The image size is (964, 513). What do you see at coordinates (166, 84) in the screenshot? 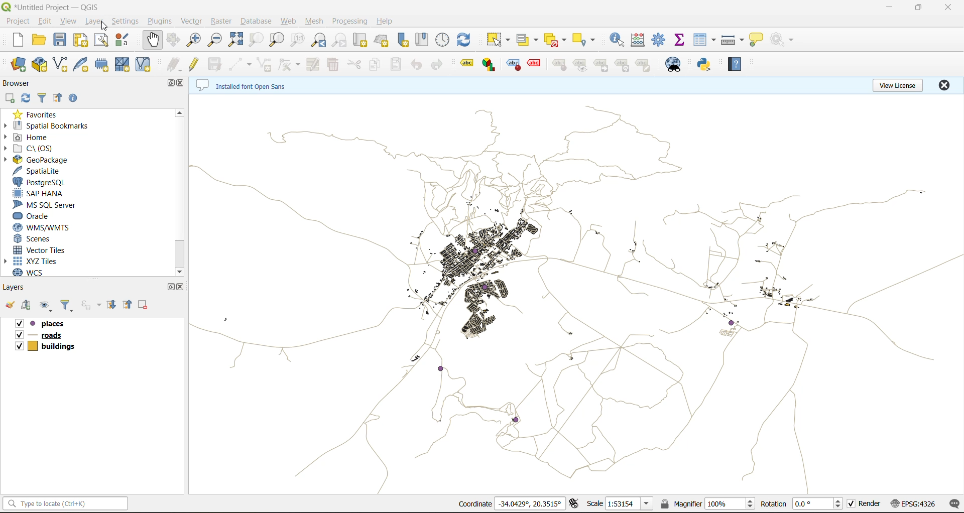
I see `maximize` at bounding box center [166, 84].